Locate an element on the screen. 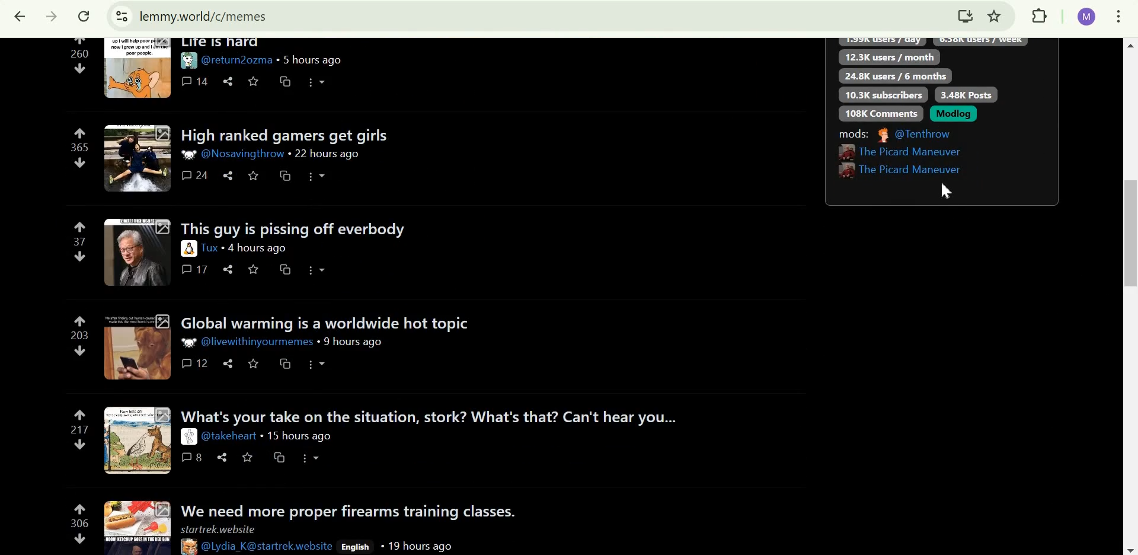  save is located at coordinates (254, 79).